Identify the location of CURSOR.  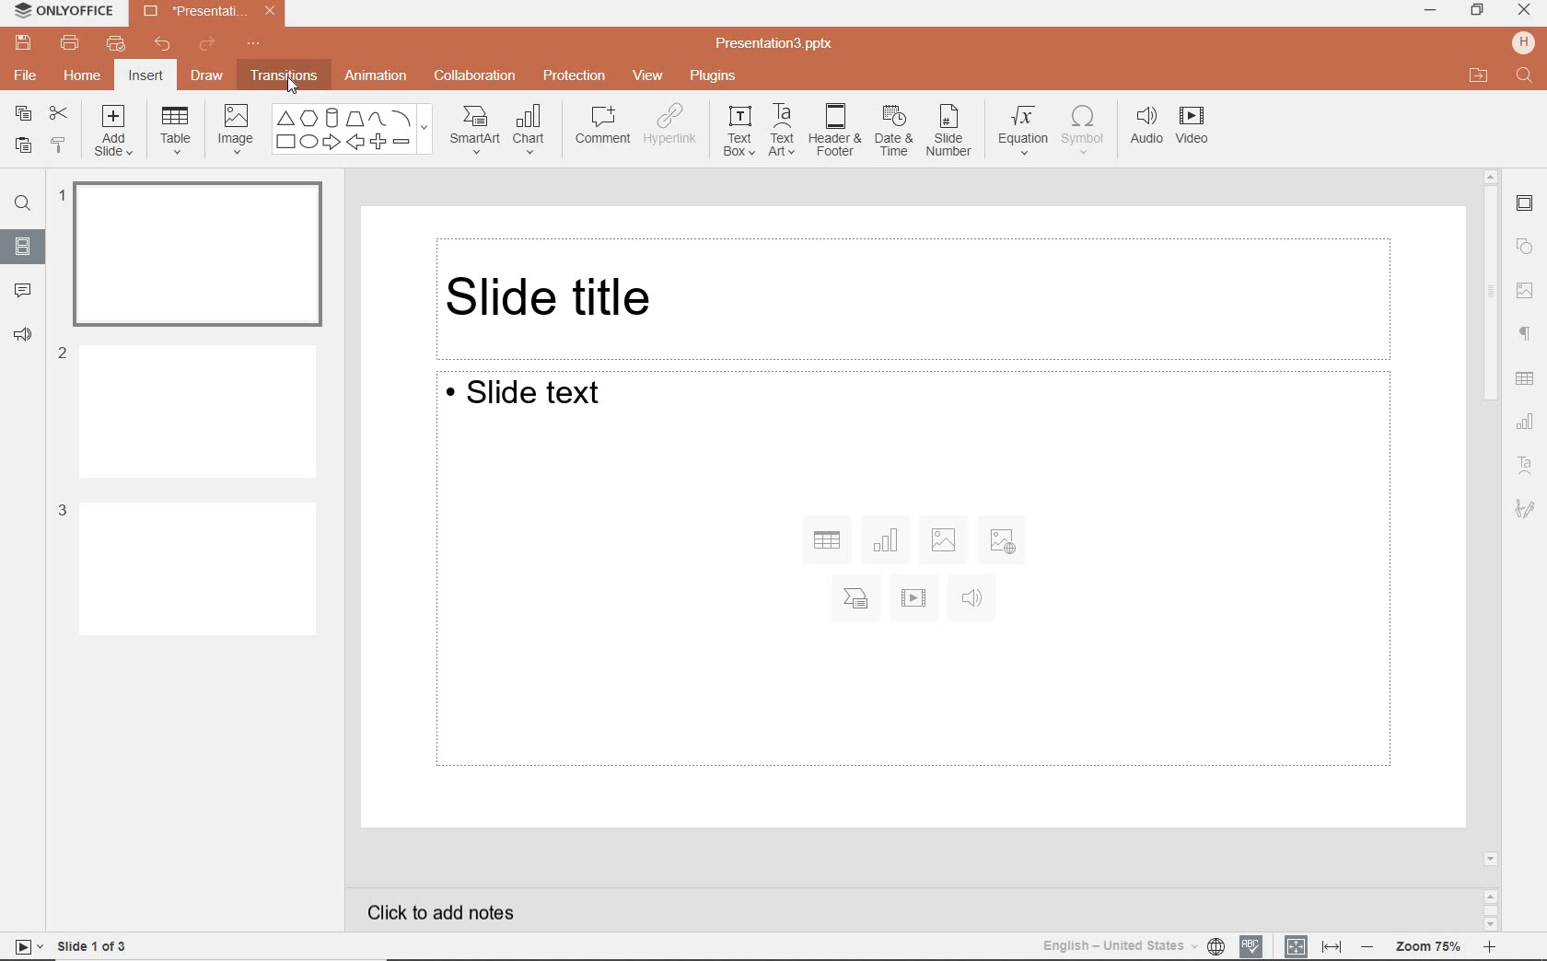
(292, 84).